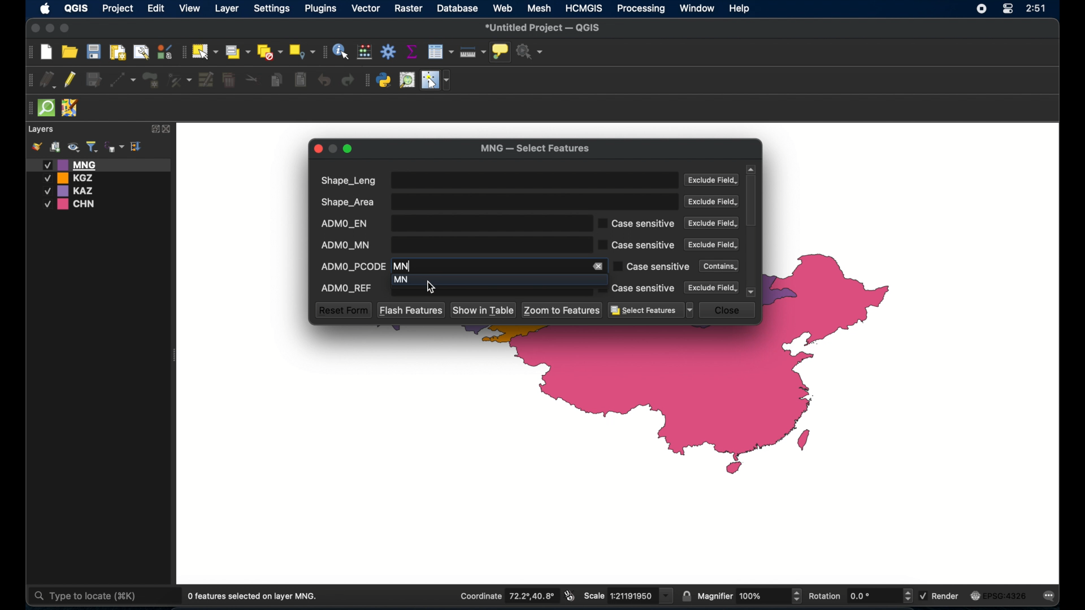  What do you see at coordinates (153, 129) in the screenshot?
I see `expand` at bounding box center [153, 129].